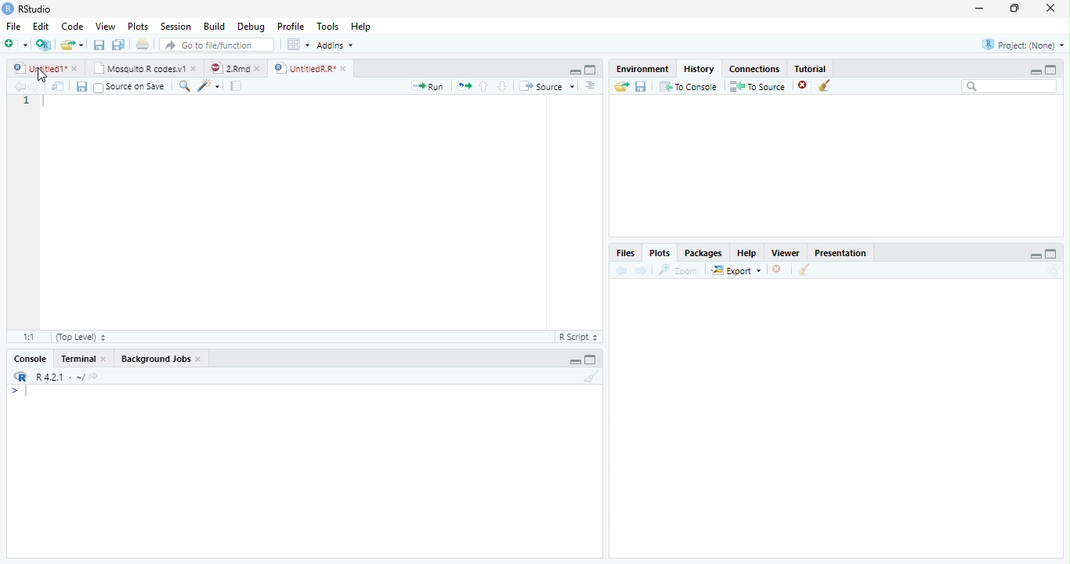 This screenshot has width=1070, height=564. What do you see at coordinates (83, 87) in the screenshot?
I see `Save ` at bounding box center [83, 87].